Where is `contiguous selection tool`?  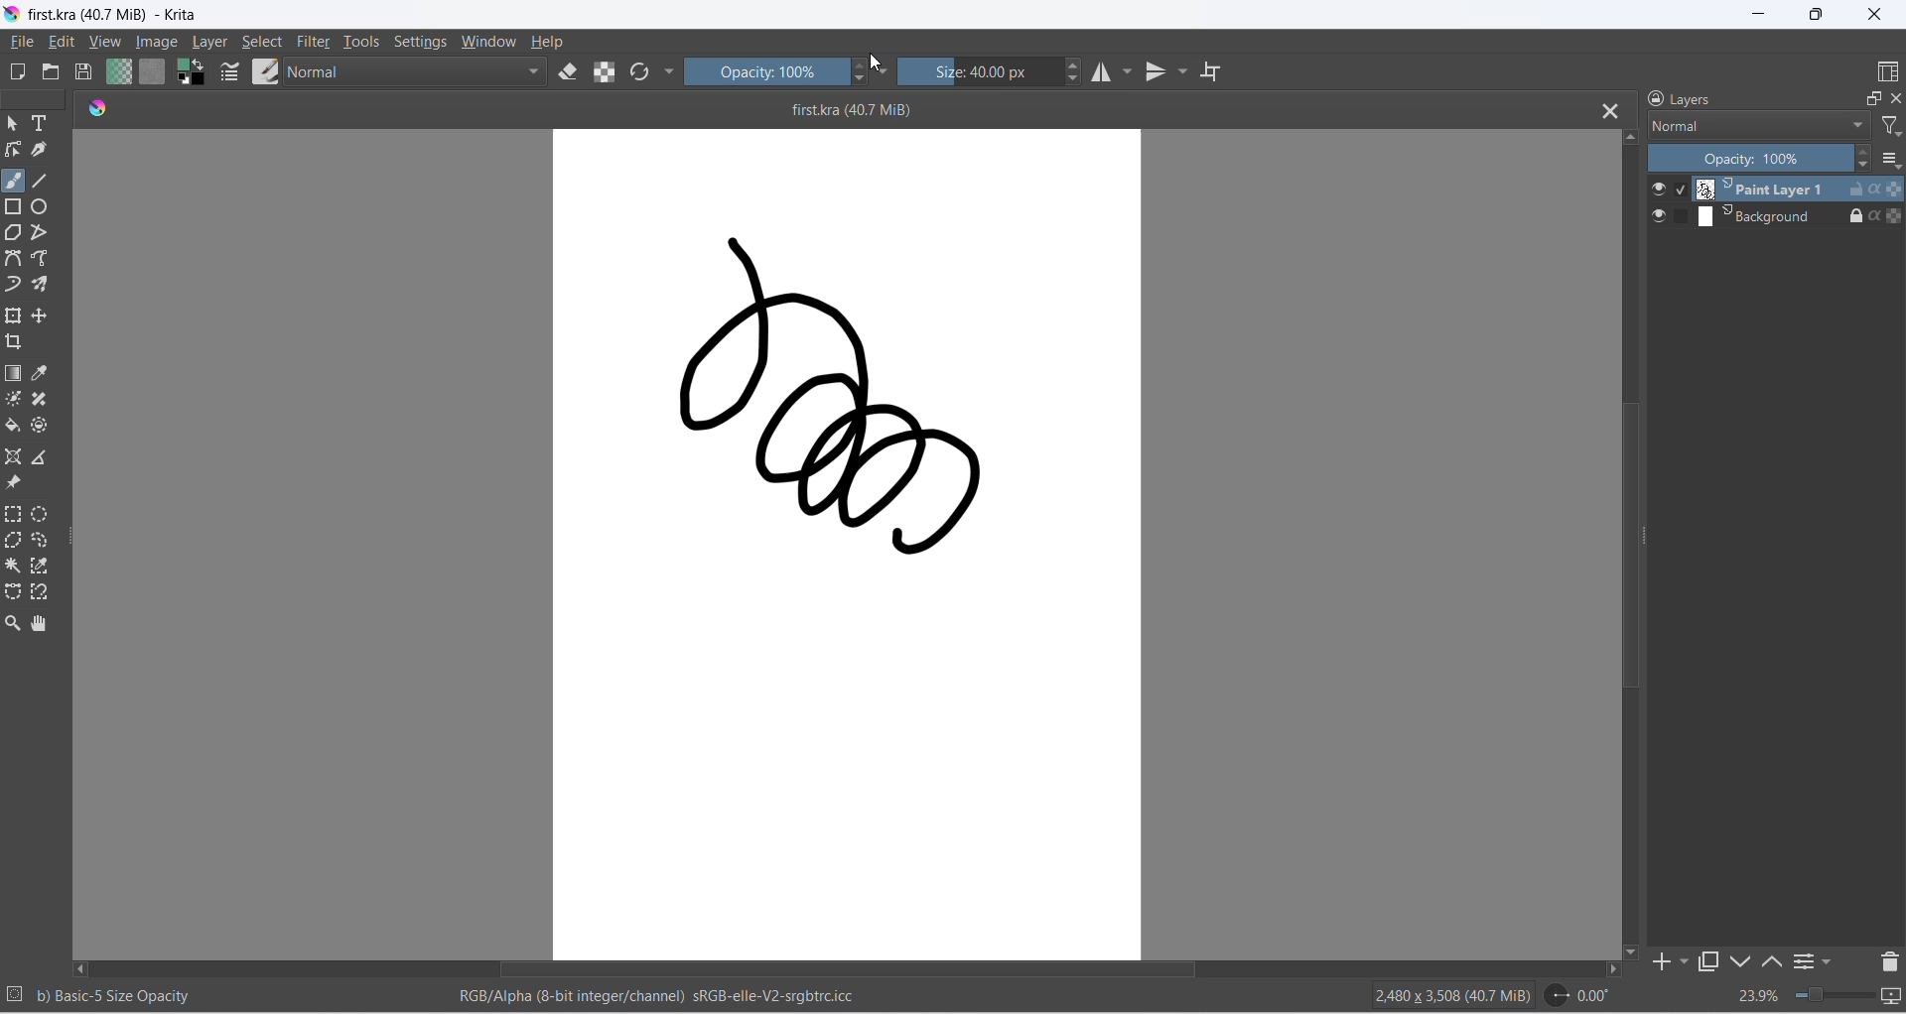 contiguous selection tool is located at coordinates (13, 566).